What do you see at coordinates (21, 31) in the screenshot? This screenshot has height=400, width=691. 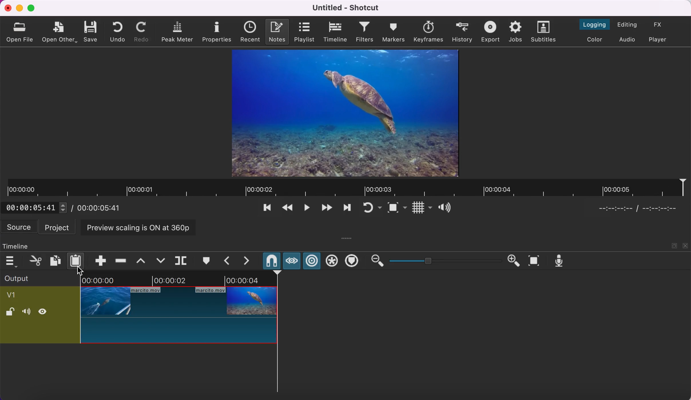 I see `open file` at bounding box center [21, 31].